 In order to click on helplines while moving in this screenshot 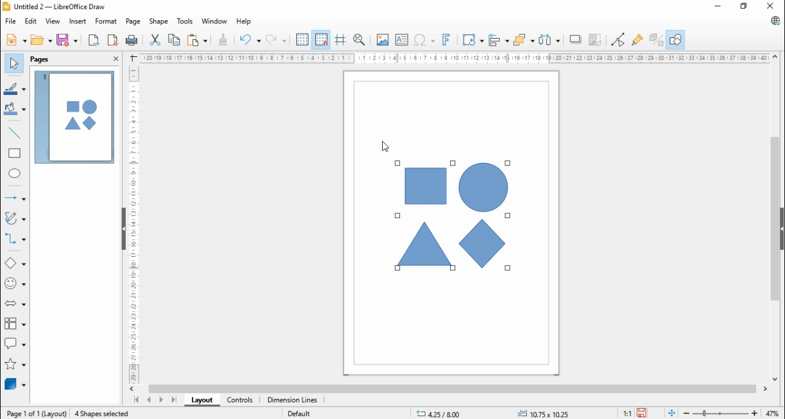, I will do `click(340, 39)`.